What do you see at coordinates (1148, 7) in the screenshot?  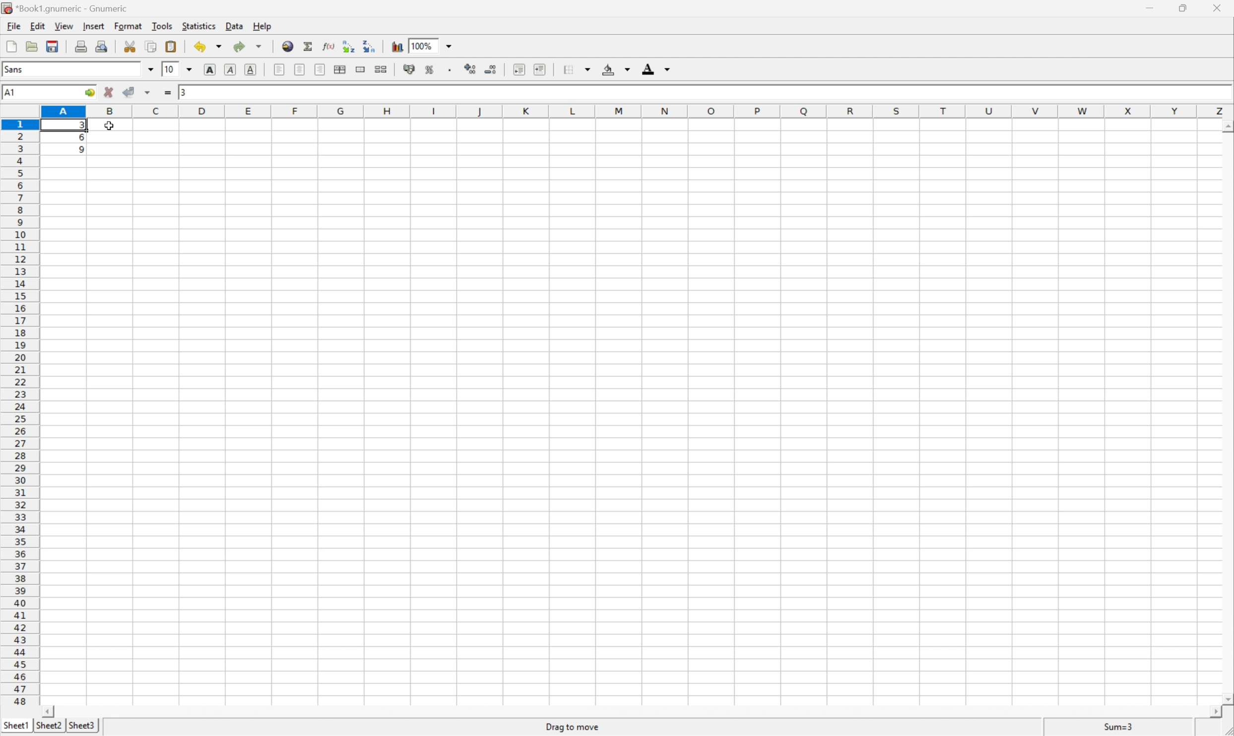 I see `Minimize` at bounding box center [1148, 7].